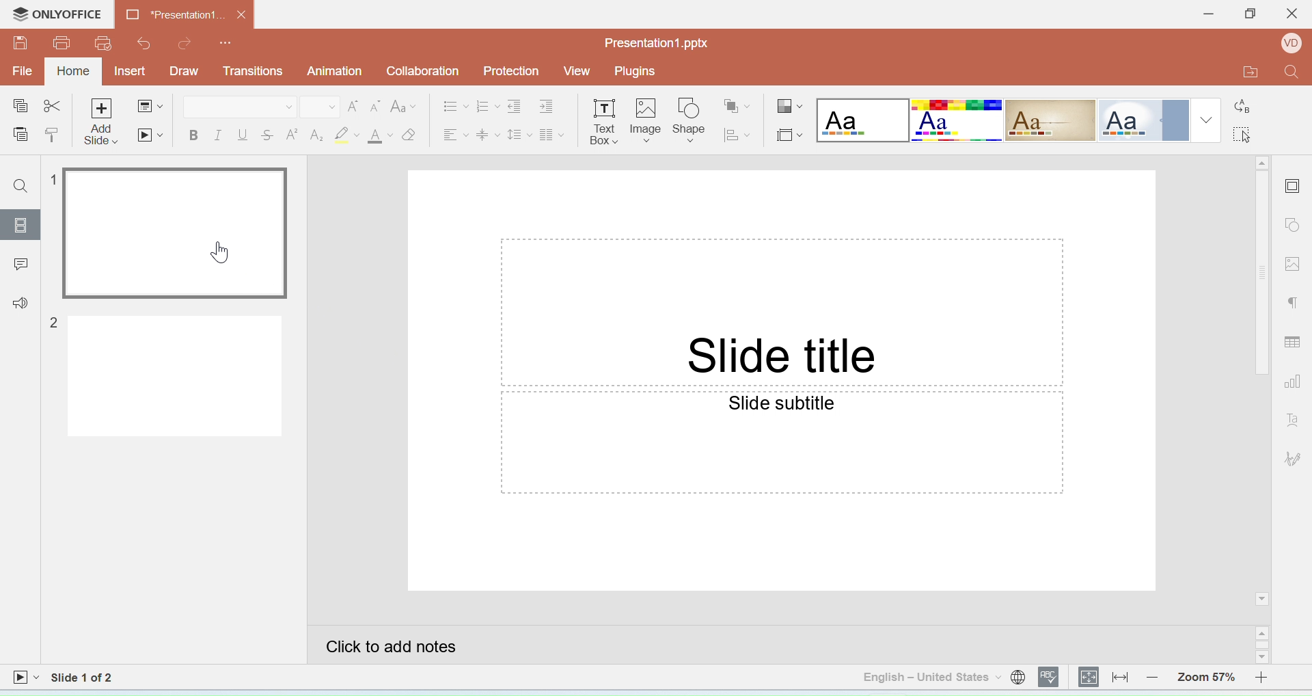 The width and height of the screenshot is (1312, 696). What do you see at coordinates (553, 104) in the screenshot?
I see `Increase indent` at bounding box center [553, 104].